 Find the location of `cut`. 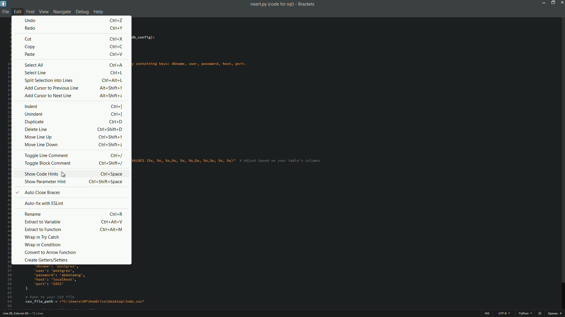

cut is located at coordinates (29, 39).